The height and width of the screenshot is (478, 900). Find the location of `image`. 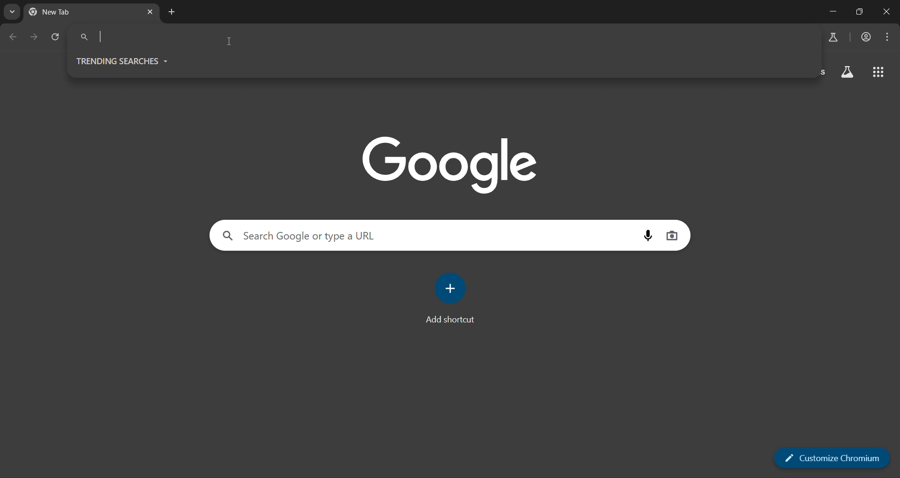

image is located at coordinates (452, 164).